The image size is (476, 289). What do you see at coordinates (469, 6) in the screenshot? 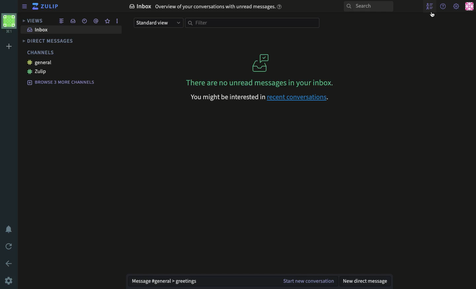
I see `user profile` at bounding box center [469, 6].